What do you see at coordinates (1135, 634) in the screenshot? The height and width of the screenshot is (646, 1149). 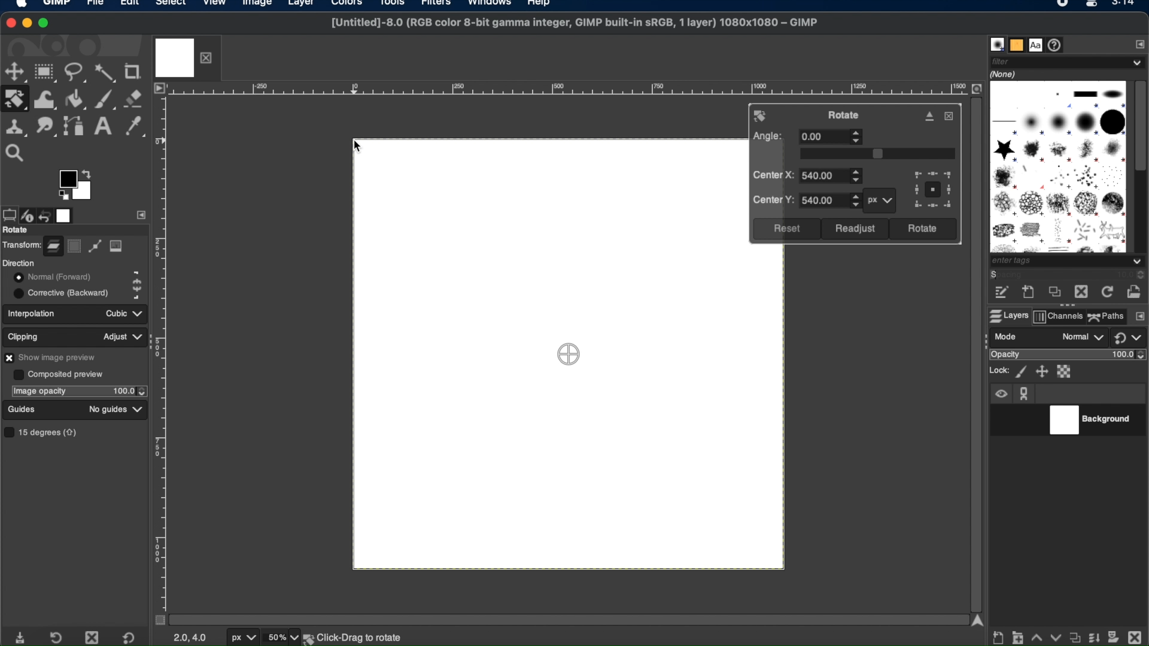 I see `delete this layer` at bounding box center [1135, 634].